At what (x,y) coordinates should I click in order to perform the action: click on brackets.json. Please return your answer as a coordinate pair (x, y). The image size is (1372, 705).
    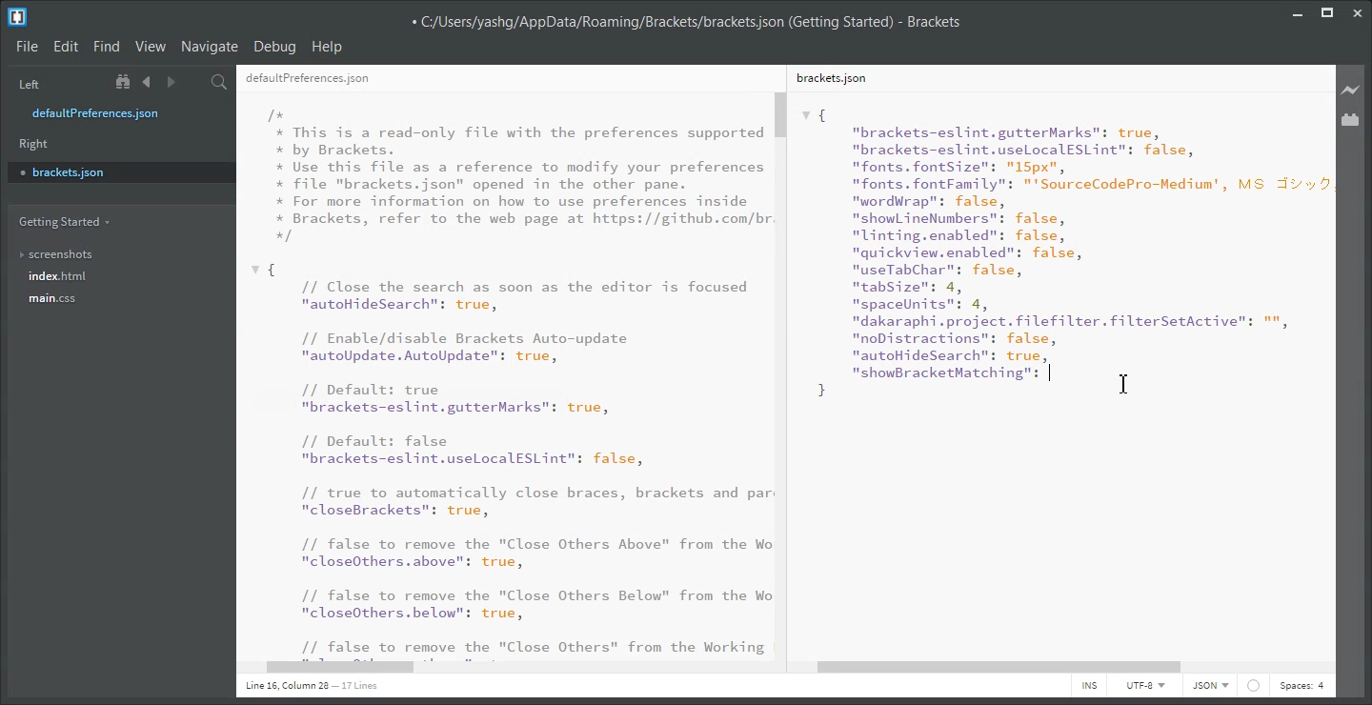
    Looking at the image, I should click on (119, 171).